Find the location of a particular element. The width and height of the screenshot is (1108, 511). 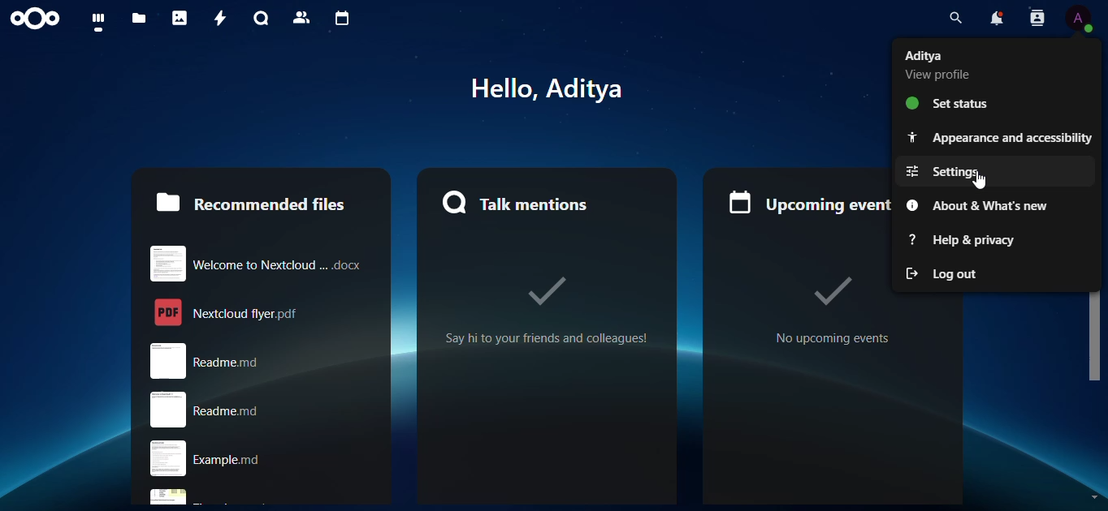

example.rnd is located at coordinates (262, 459).